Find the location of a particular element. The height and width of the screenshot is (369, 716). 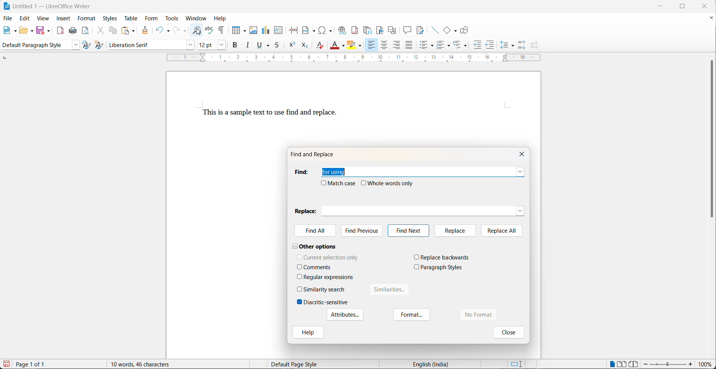

copy is located at coordinates (114, 30).